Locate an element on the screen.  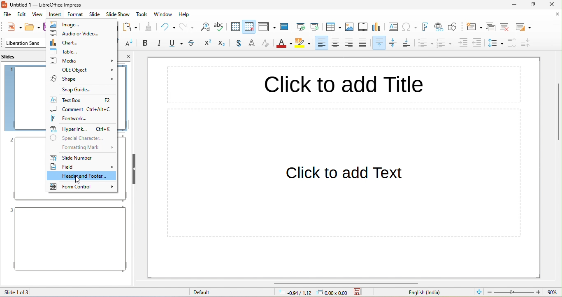
view is located at coordinates (37, 16).